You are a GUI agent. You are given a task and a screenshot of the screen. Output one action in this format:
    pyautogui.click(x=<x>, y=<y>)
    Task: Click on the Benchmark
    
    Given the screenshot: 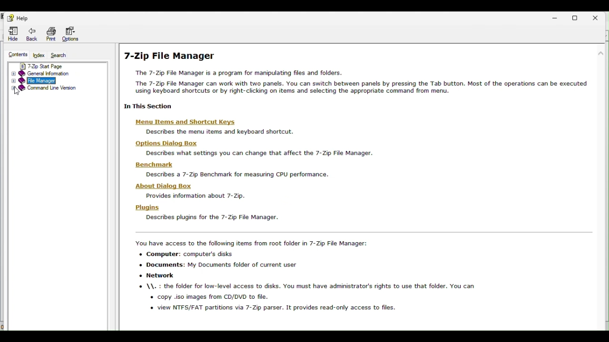 What is the action you would take?
    pyautogui.click(x=157, y=164)
    